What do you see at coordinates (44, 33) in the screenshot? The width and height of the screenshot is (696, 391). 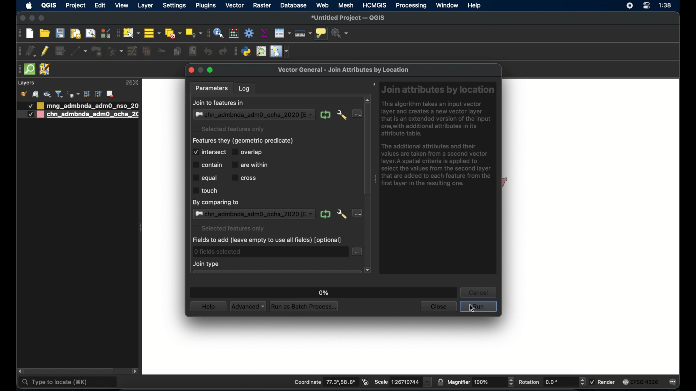 I see `open project` at bounding box center [44, 33].